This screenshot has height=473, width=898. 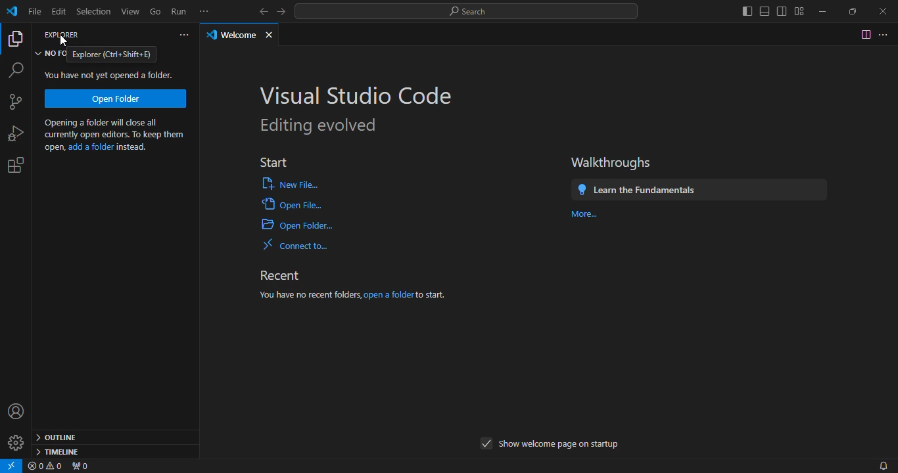 I want to click on Open Folder, so click(x=116, y=99).